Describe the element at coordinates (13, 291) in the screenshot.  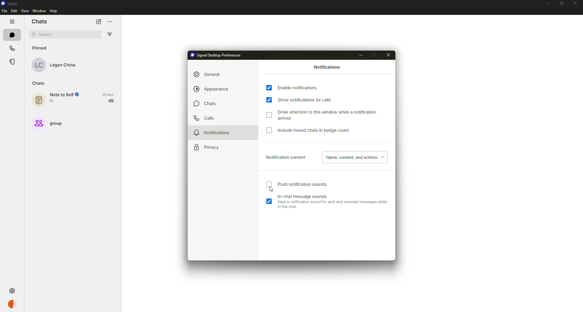
I see `settings` at that location.